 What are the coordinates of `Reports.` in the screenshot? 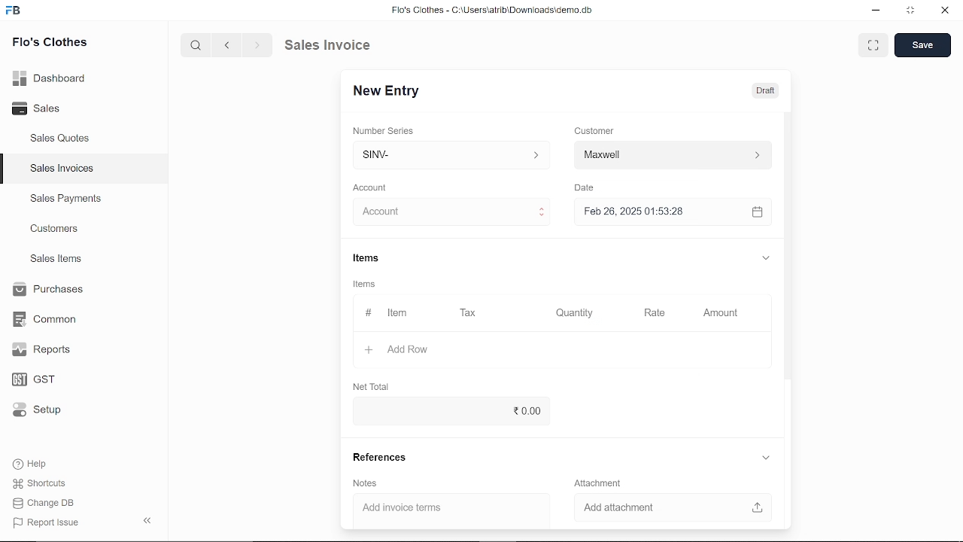 It's located at (47, 349).